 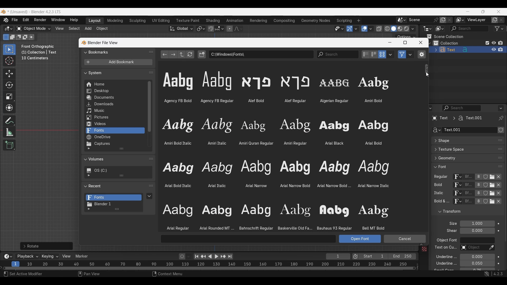 What do you see at coordinates (3, 12) in the screenshot?
I see `Software logo` at bounding box center [3, 12].